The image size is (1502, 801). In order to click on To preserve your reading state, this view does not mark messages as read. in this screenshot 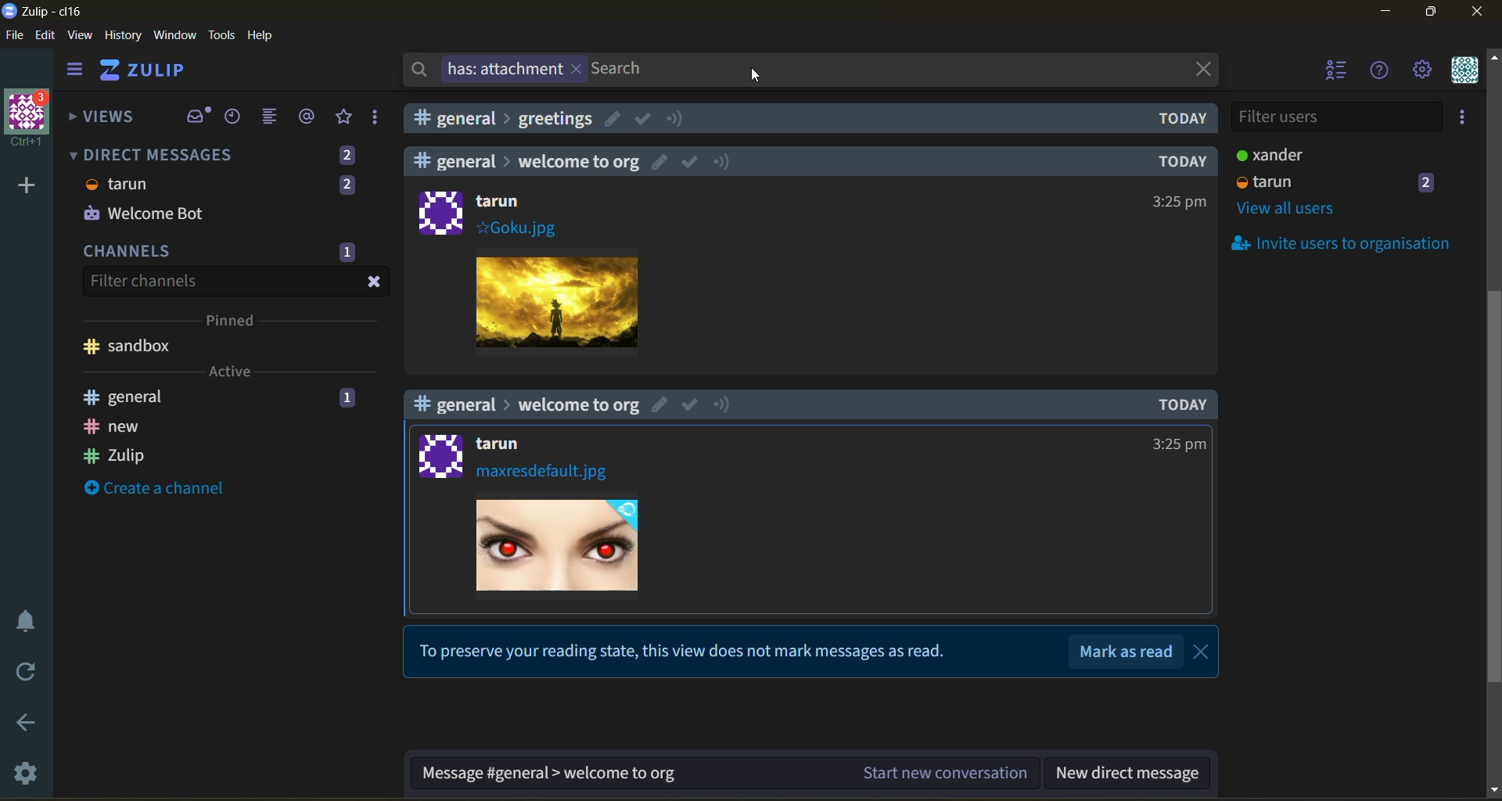, I will do `click(688, 653)`.